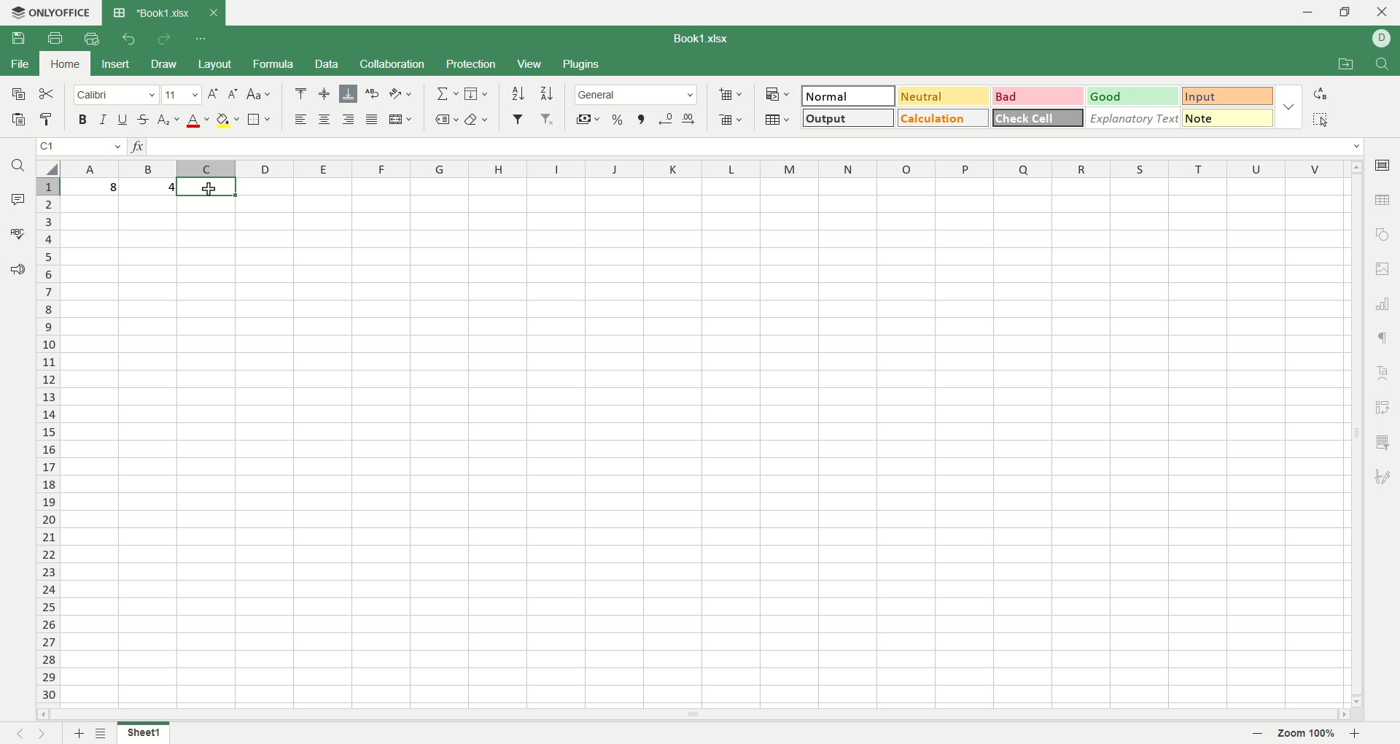 The height and width of the screenshot is (744, 1400). I want to click on sort ascending, so click(519, 93).